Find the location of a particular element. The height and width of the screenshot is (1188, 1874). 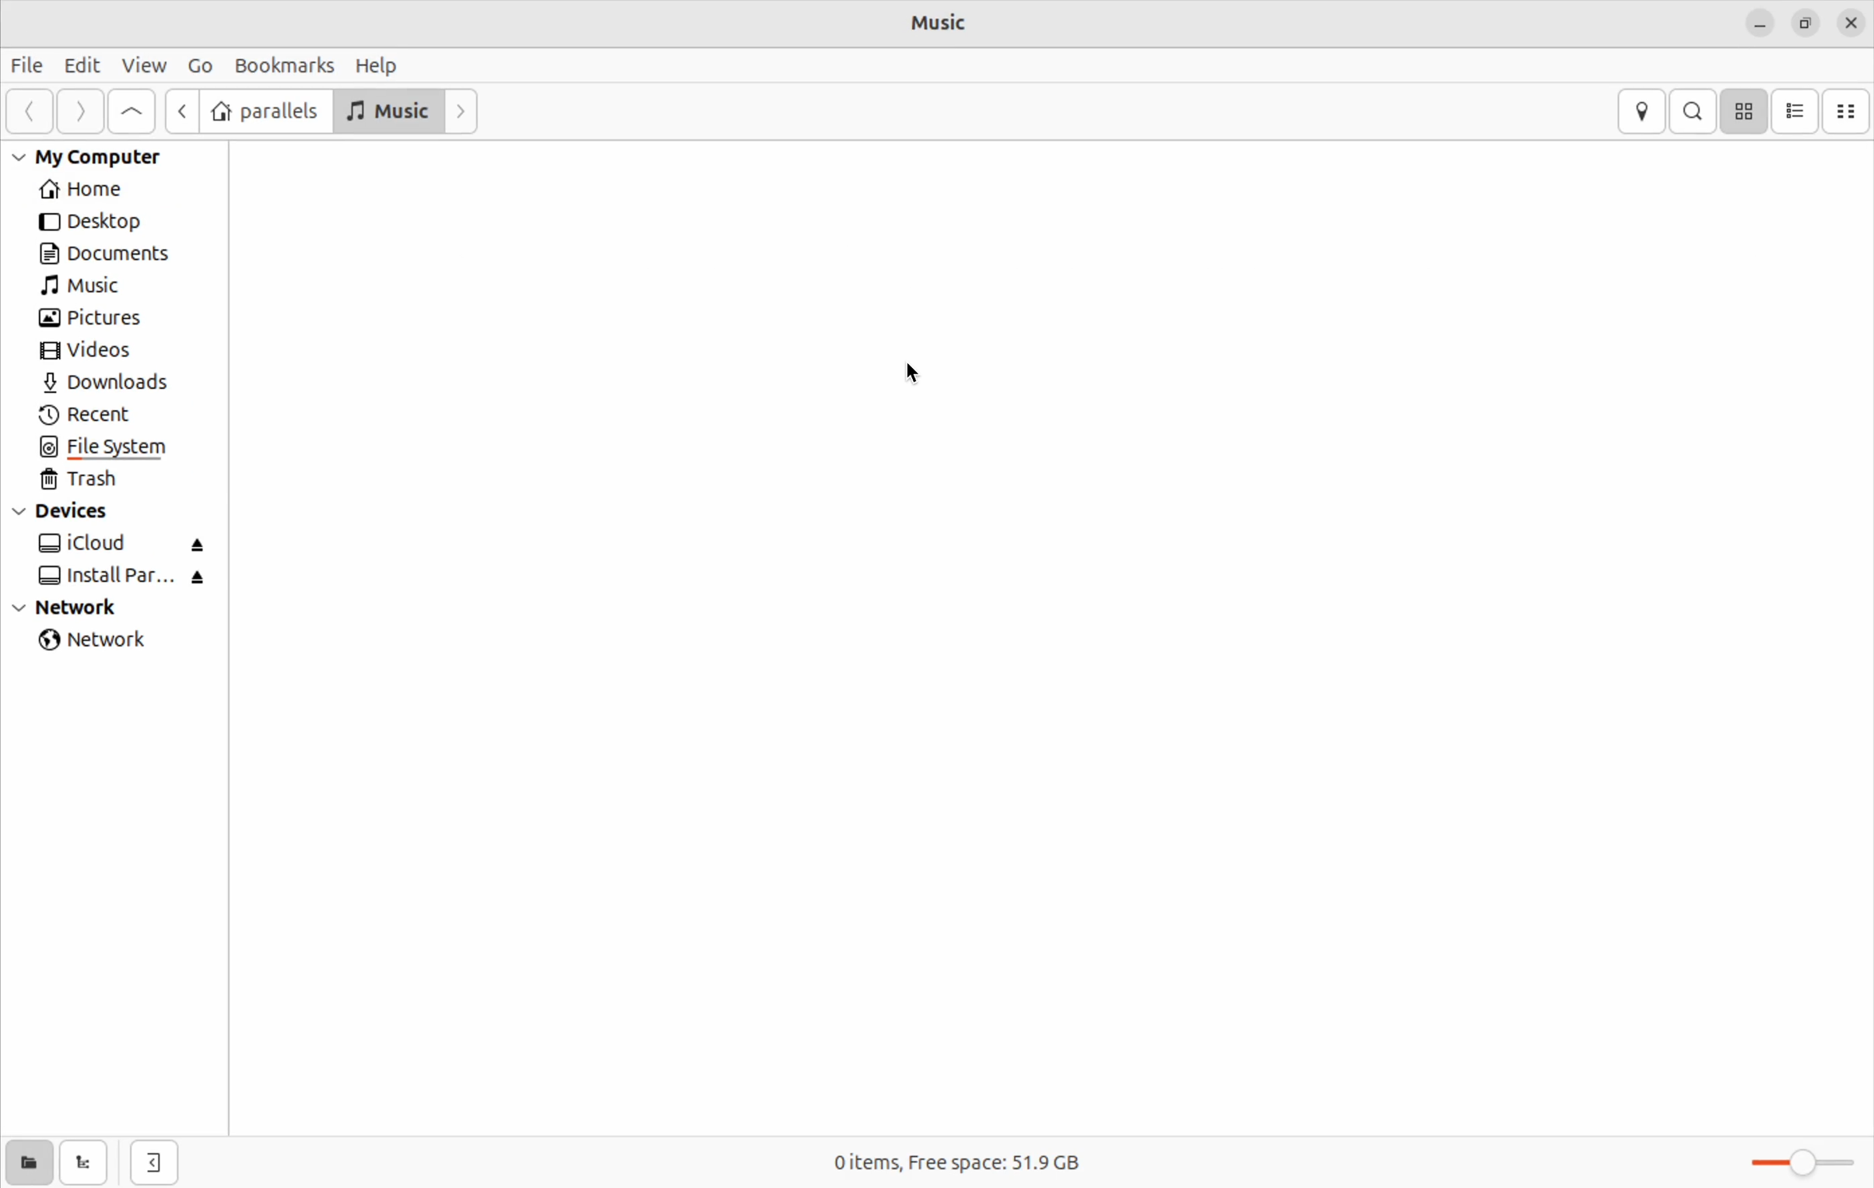

minimize is located at coordinates (1759, 24).